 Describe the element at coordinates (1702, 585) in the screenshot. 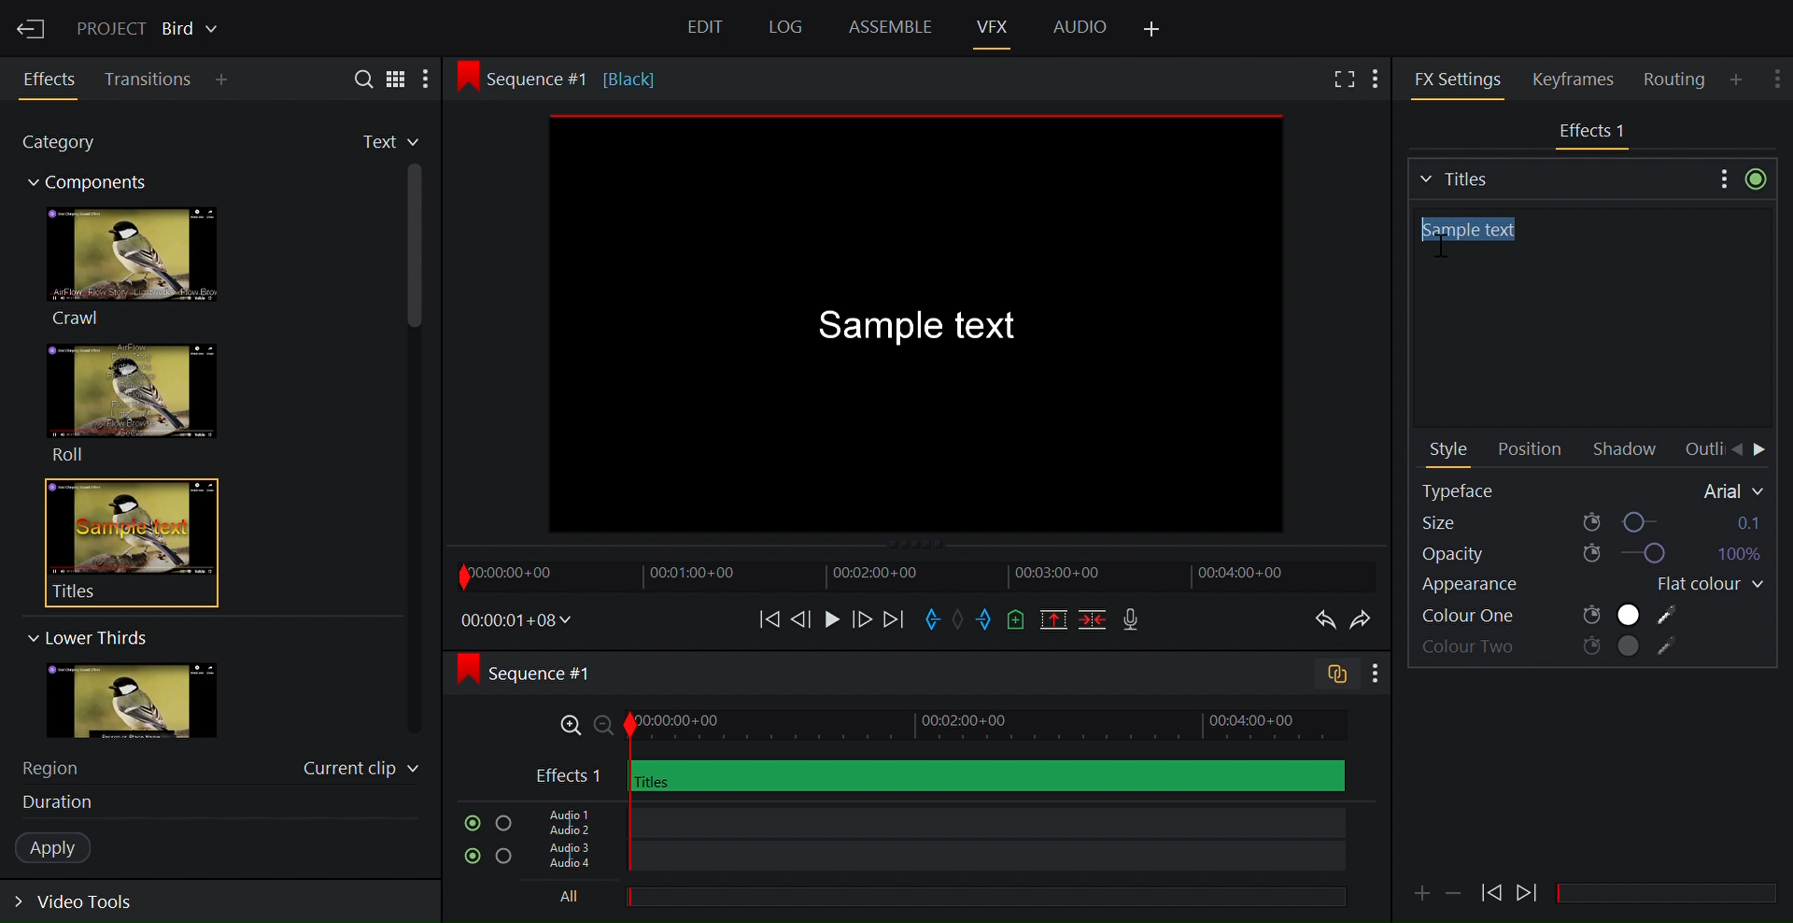

I see `Flat colour` at that location.